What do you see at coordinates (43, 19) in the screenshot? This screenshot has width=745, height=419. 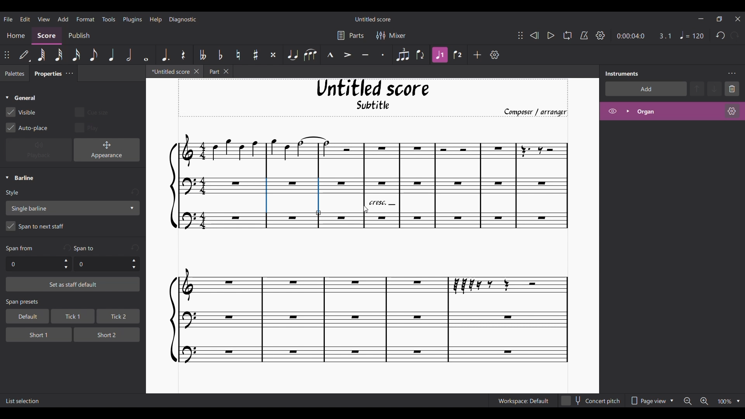 I see `View menu` at bounding box center [43, 19].